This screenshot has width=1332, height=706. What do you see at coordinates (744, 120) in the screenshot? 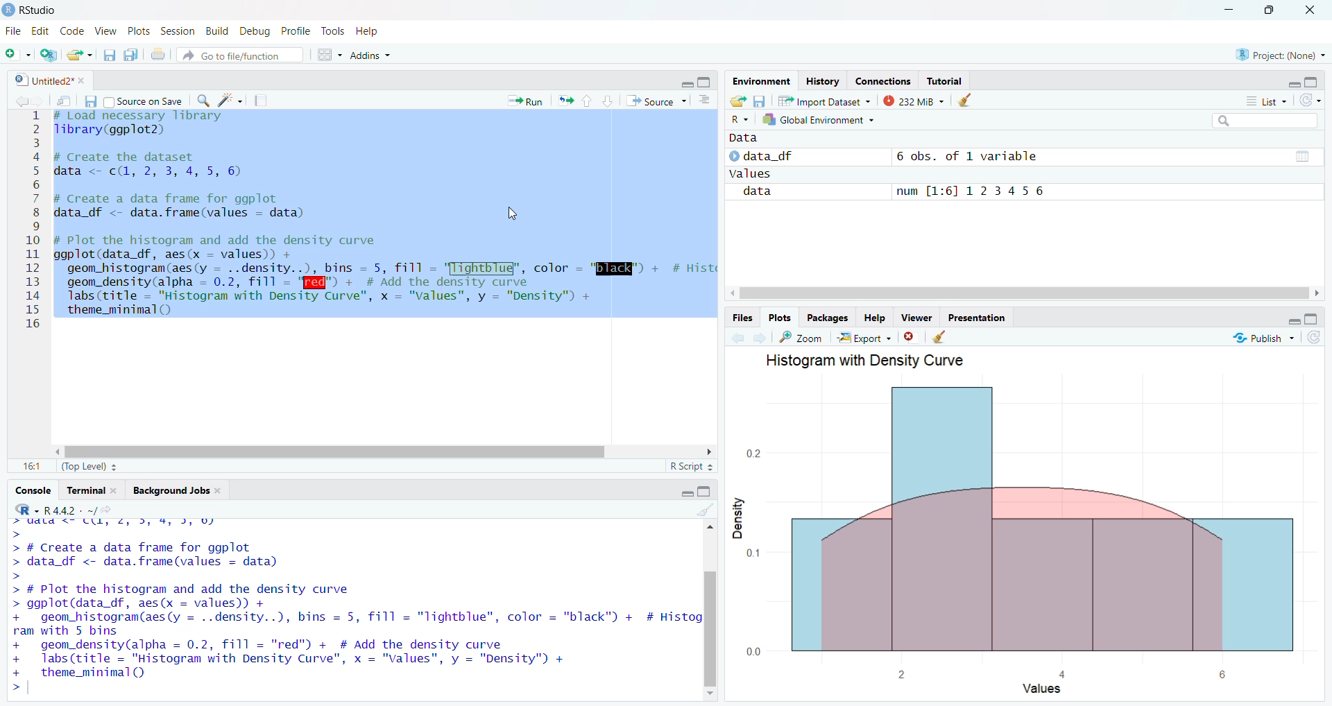
I see `R` at bounding box center [744, 120].